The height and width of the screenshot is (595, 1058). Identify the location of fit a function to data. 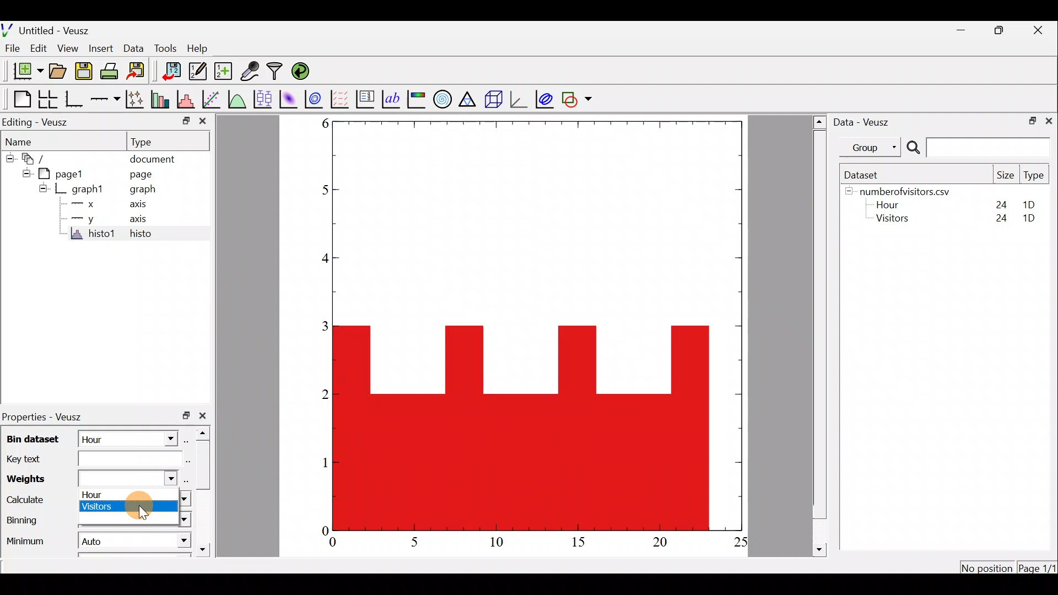
(214, 100).